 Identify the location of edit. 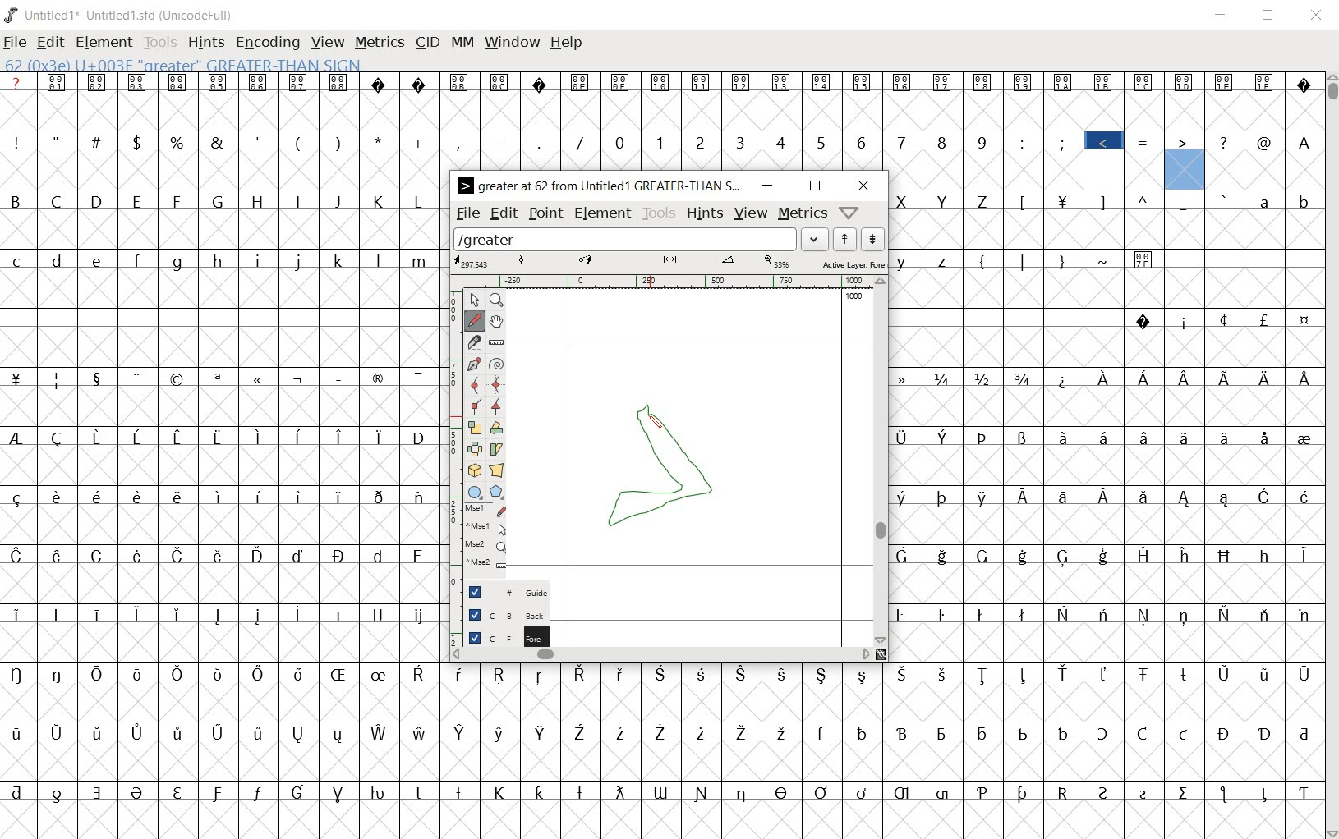
(48, 42).